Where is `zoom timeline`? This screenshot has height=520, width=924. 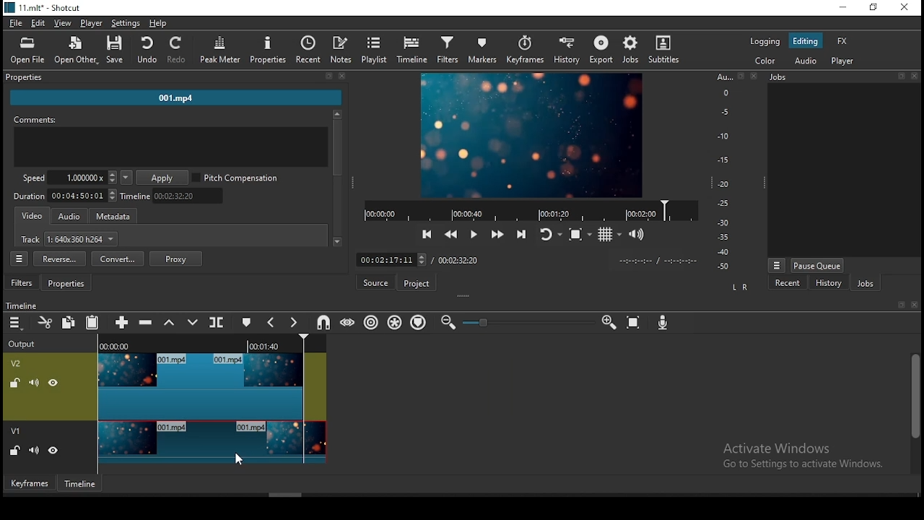 zoom timeline is located at coordinates (610, 321).